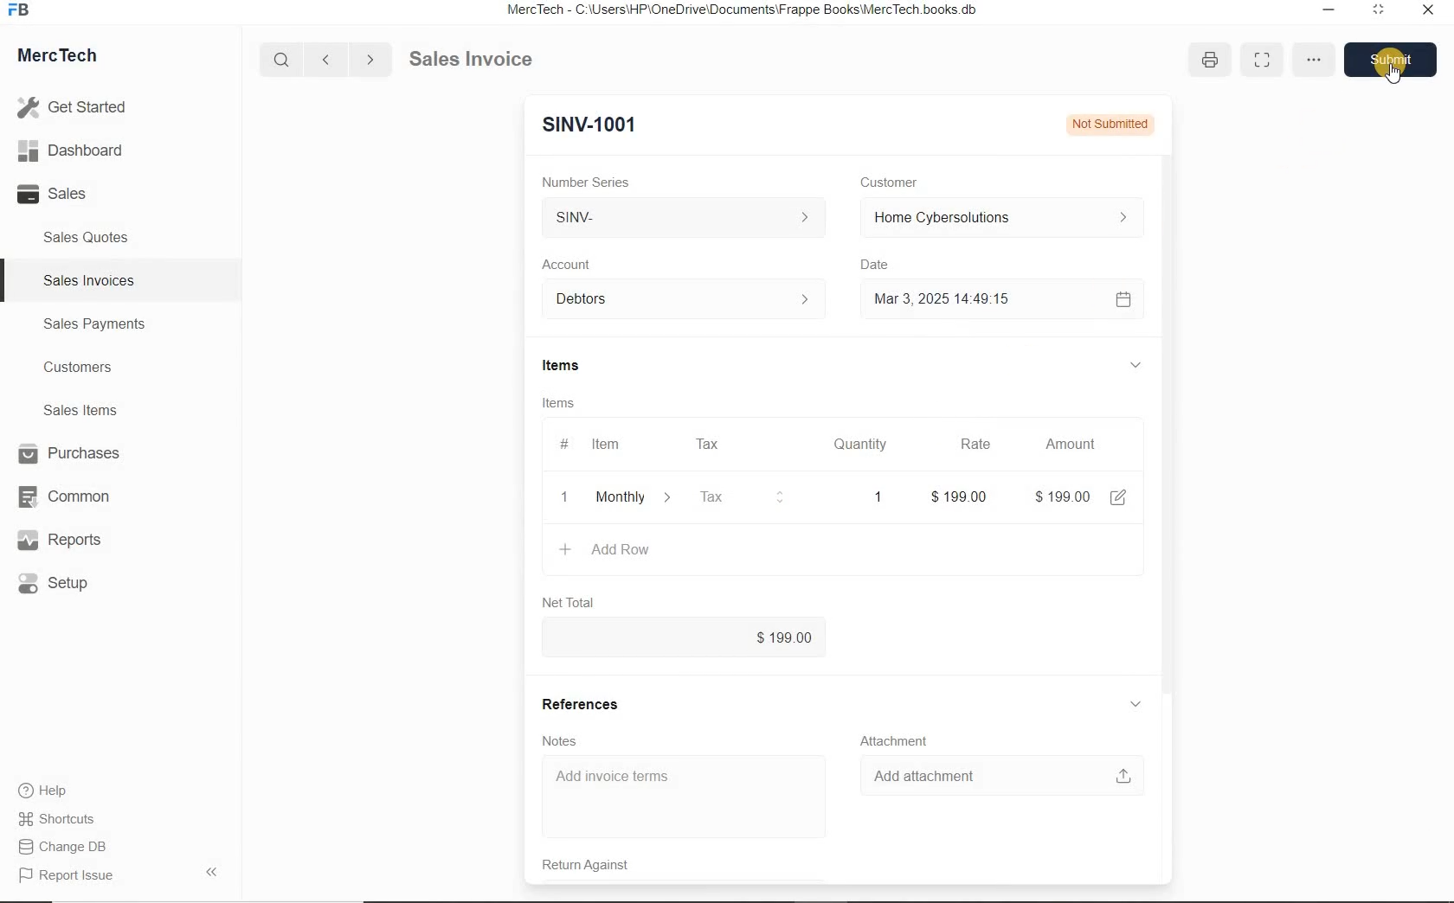 This screenshot has height=903, width=1454. What do you see at coordinates (1426, 12) in the screenshot?
I see `Close` at bounding box center [1426, 12].